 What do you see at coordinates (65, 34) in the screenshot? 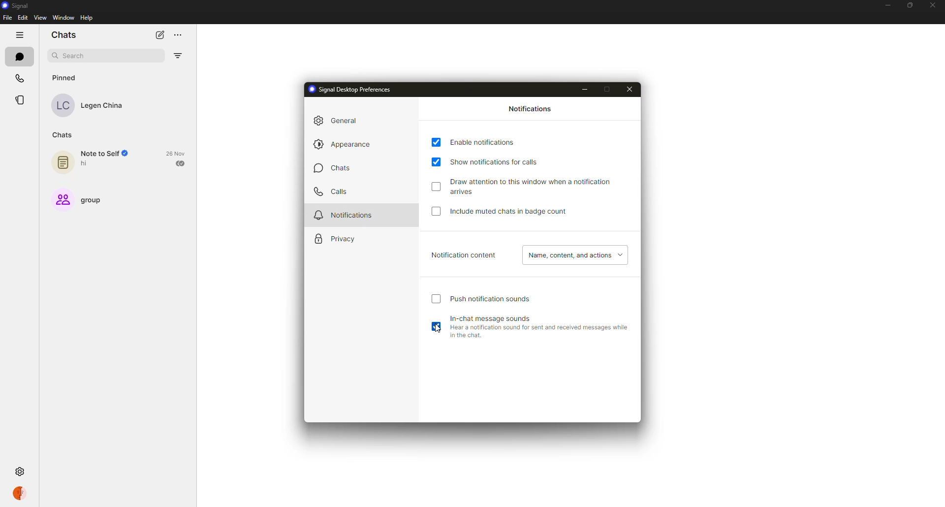
I see `chats` at bounding box center [65, 34].